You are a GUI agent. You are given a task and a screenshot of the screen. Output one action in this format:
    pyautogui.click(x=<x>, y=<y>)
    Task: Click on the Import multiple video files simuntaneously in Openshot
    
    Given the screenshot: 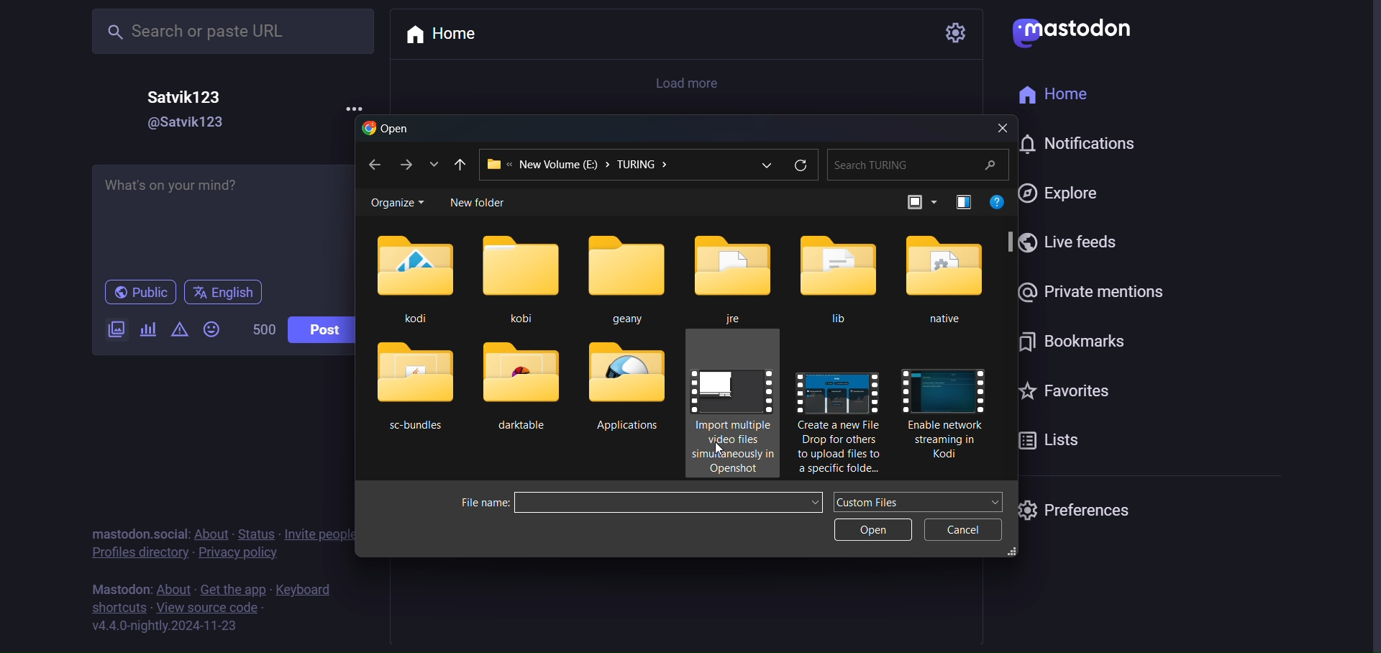 What is the action you would take?
    pyautogui.click(x=734, y=412)
    